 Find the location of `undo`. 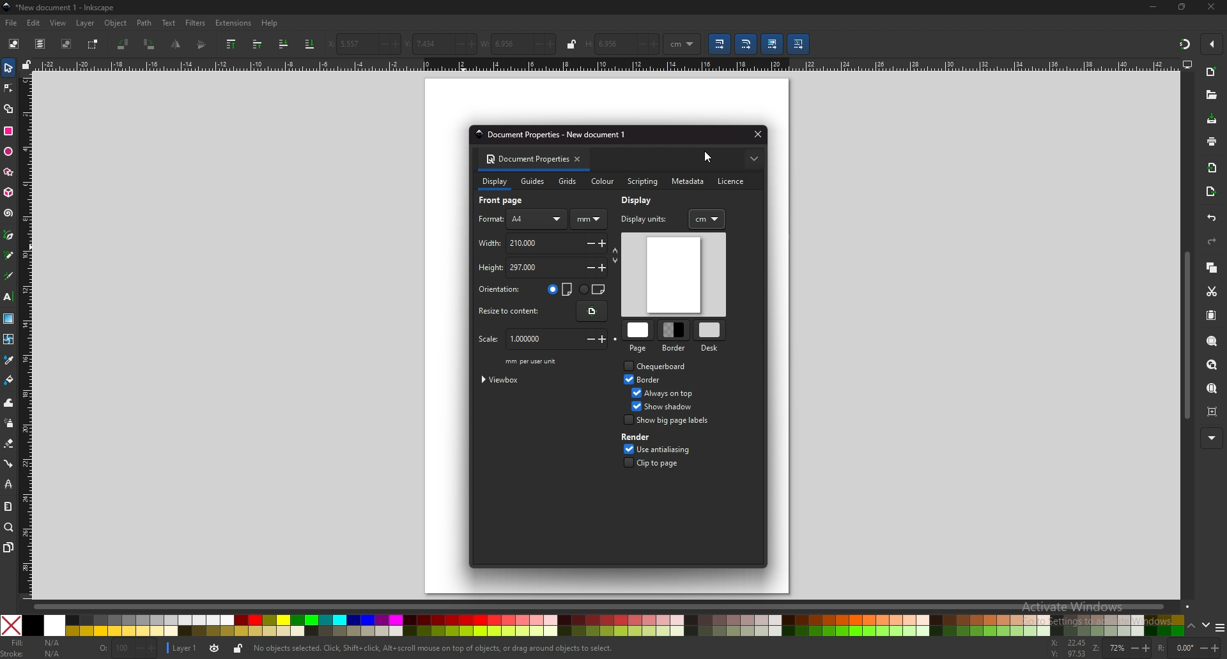

undo is located at coordinates (1212, 218).